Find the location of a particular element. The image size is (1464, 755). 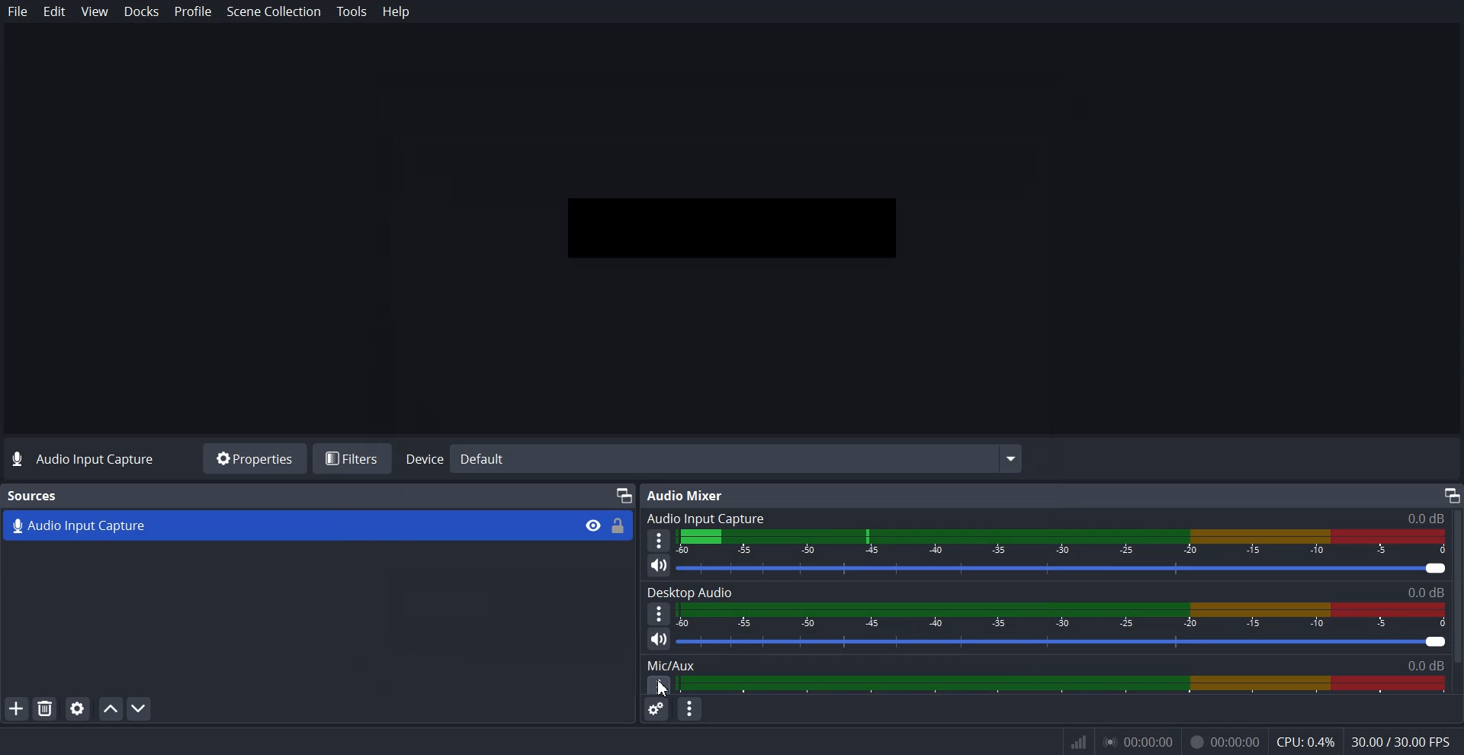

Volume Indicator is located at coordinates (1064, 615).